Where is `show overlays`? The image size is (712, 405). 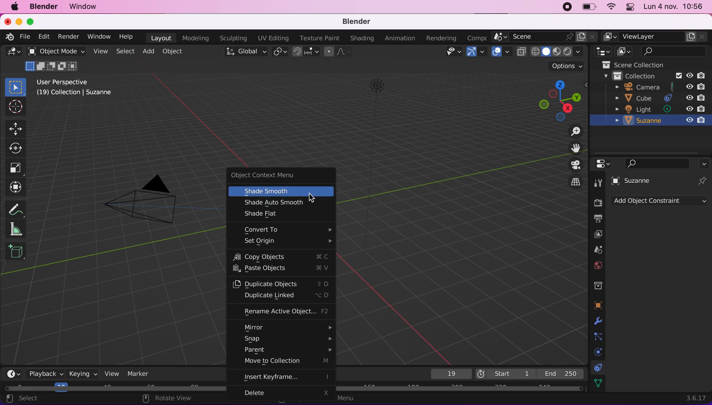 show overlays is located at coordinates (497, 51).